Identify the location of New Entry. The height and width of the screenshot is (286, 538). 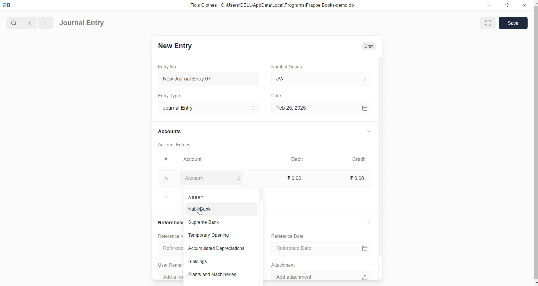
(178, 46).